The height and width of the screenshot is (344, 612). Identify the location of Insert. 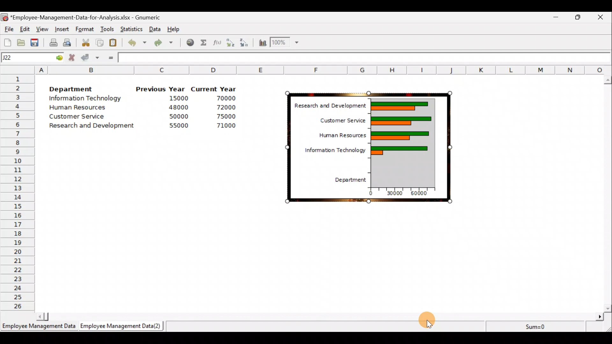
(63, 28).